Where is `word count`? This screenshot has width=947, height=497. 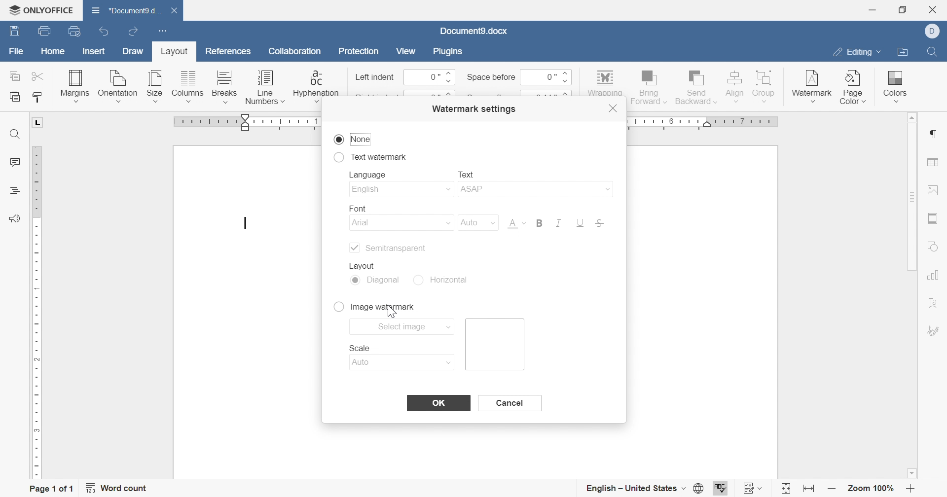 word count is located at coordinates (117, 488).